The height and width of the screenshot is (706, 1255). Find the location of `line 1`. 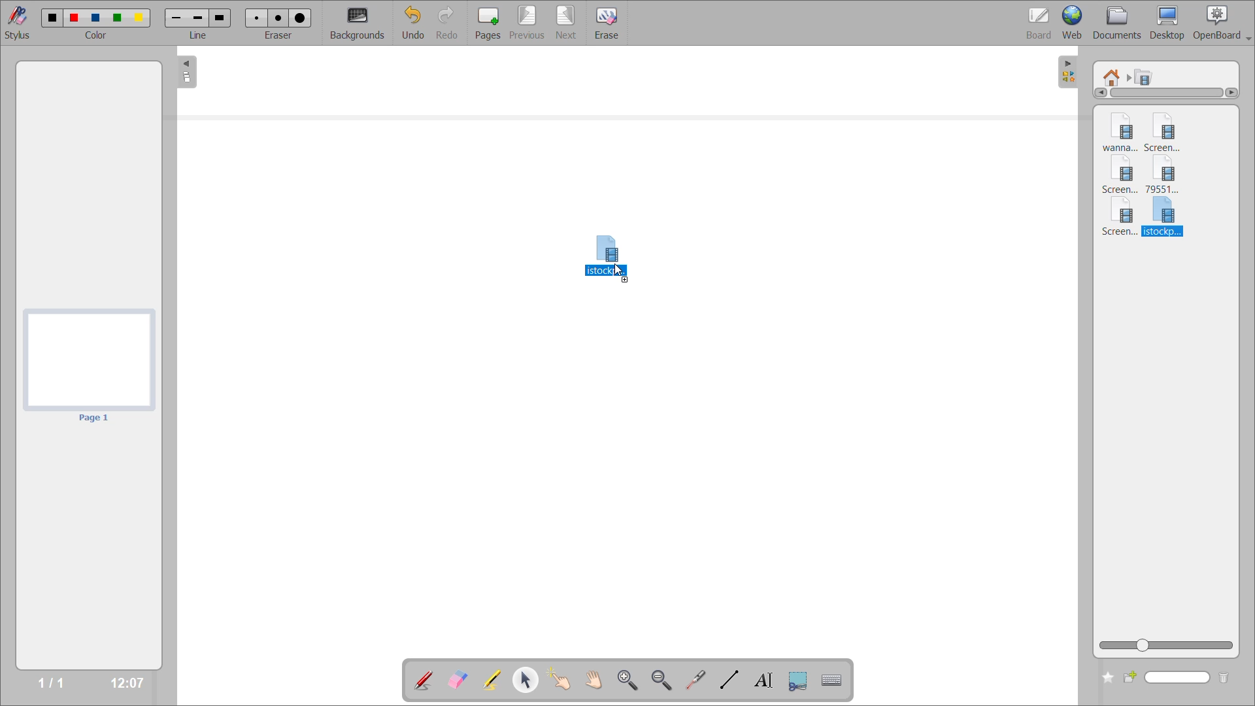

line 1 is located at coordinates (176, 19).